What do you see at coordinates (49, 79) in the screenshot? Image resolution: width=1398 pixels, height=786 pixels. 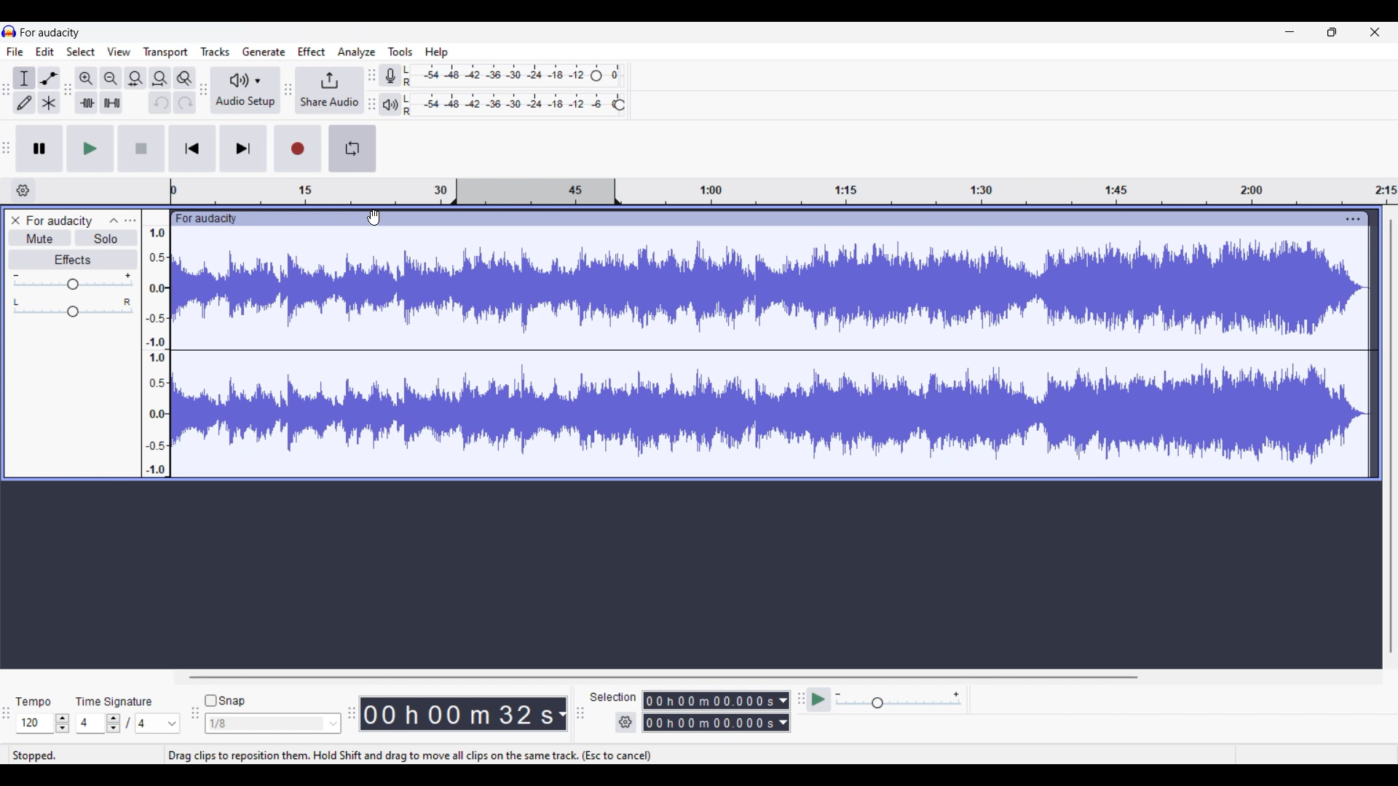 I see `Envelop tool` at bounding box center [49, 79].